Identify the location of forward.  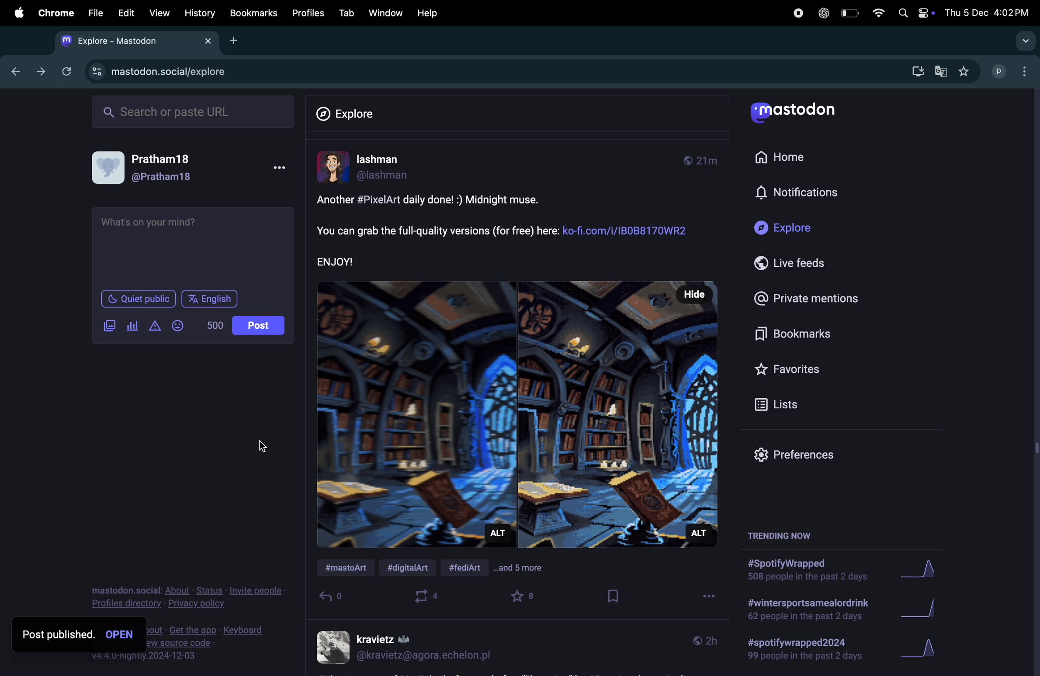
(40, 72).